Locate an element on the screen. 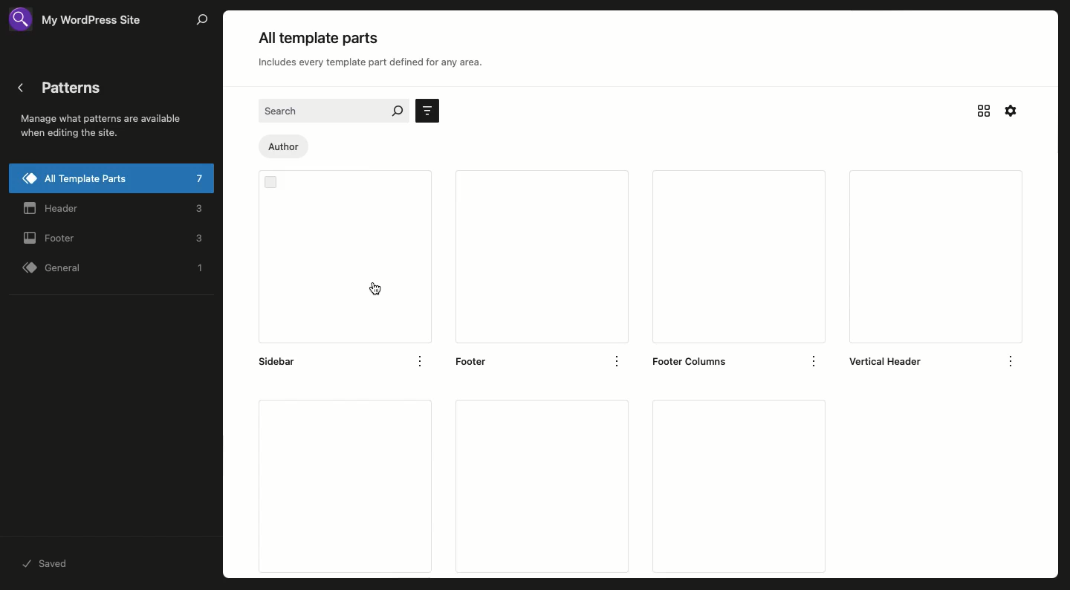  options is located at coordinates (1013, 362).